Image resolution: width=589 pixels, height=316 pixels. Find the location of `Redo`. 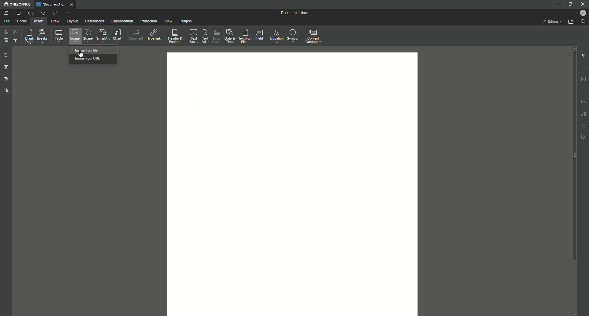

Redo is located at coordinates (56, 13).